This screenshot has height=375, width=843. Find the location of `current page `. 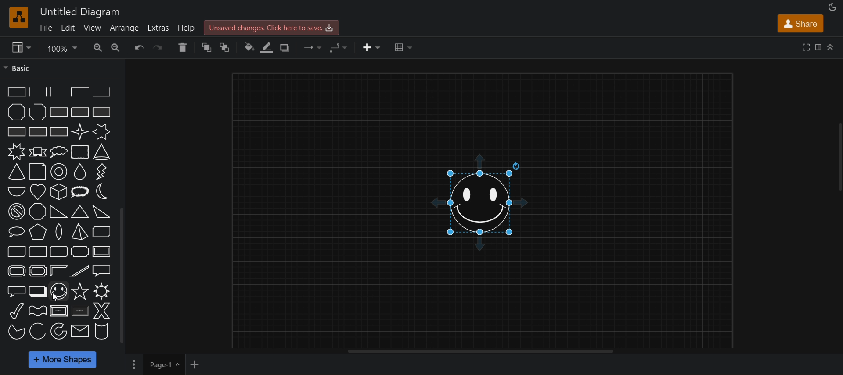

current page  is located at coordinates (163, 364).